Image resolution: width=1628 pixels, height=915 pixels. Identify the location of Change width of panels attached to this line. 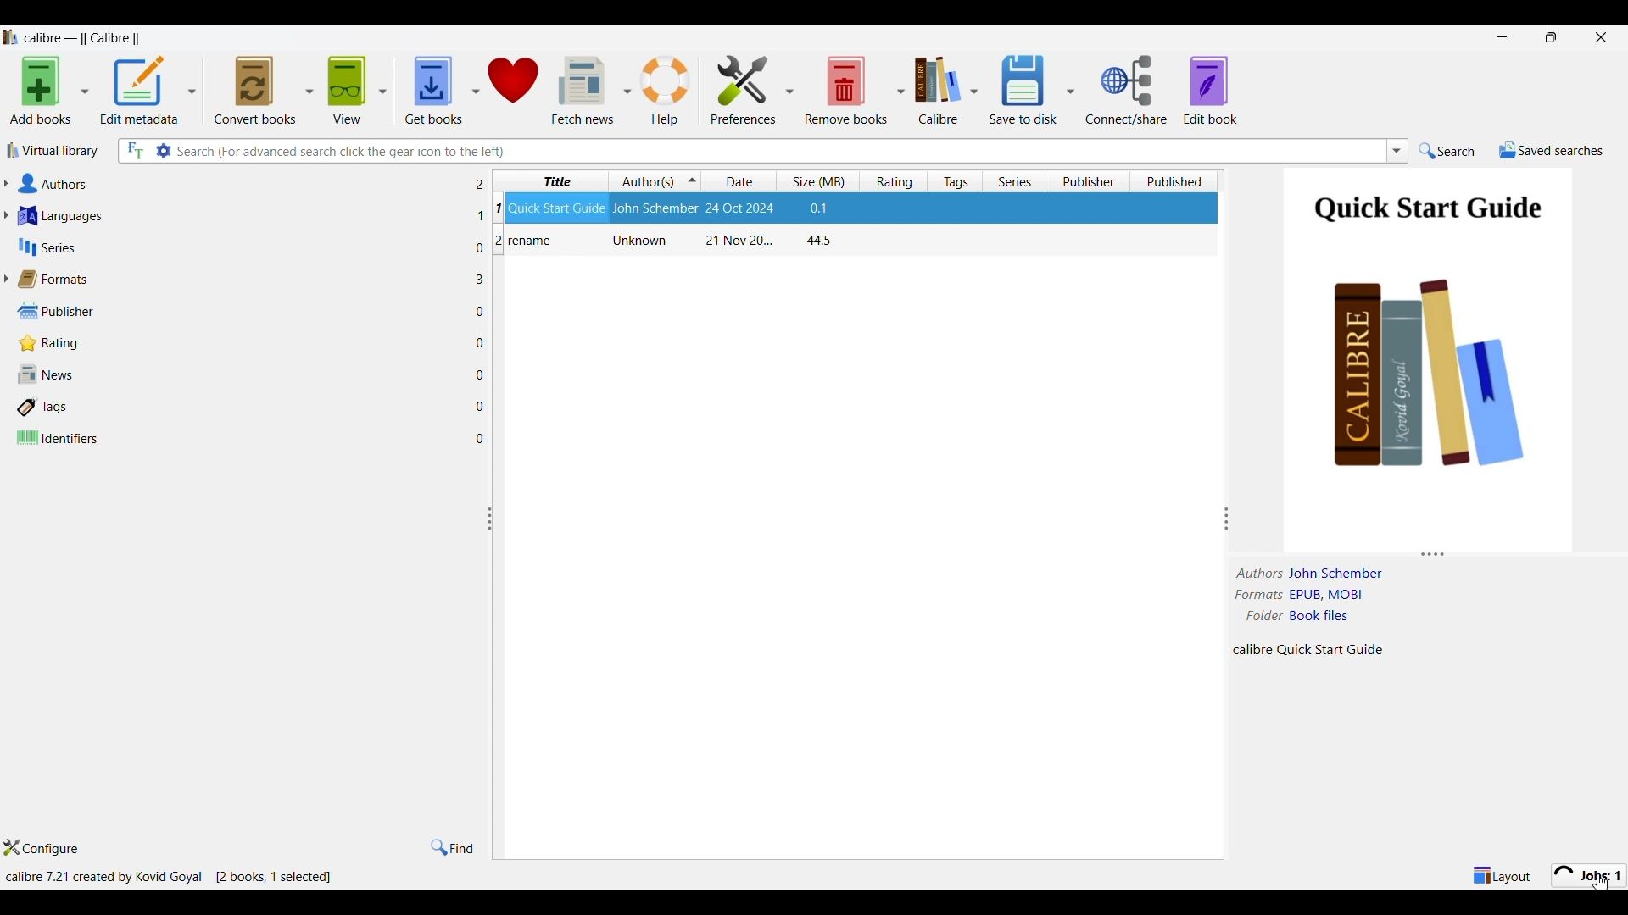
(495, 626).